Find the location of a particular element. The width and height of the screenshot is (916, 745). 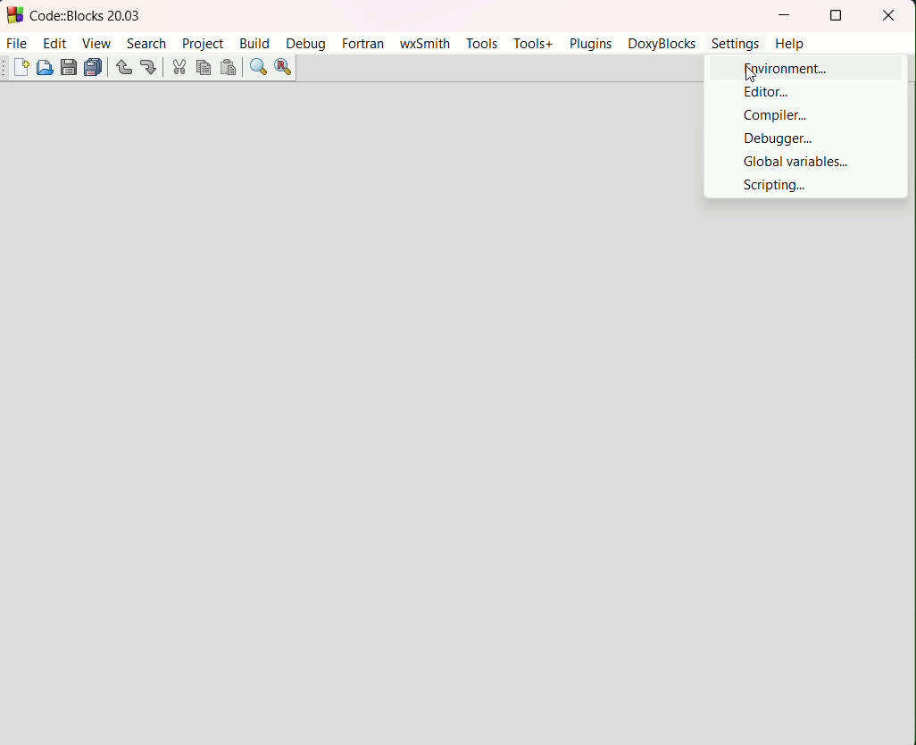

cut is located at coordinates (178, 69).